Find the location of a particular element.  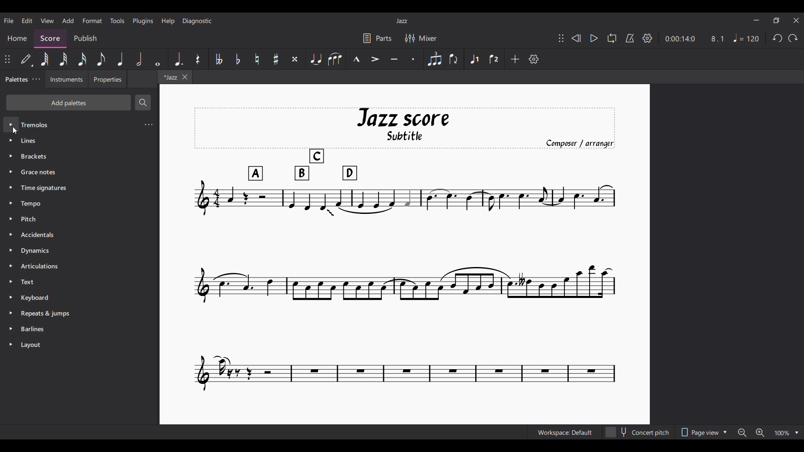

Zoom out is located at coordinates (742, 433).